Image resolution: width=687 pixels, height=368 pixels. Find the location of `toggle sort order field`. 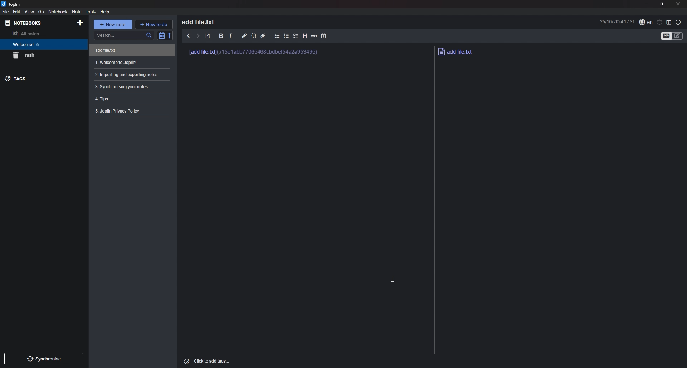

toggle sort order field is located at coordinates (161, 35).